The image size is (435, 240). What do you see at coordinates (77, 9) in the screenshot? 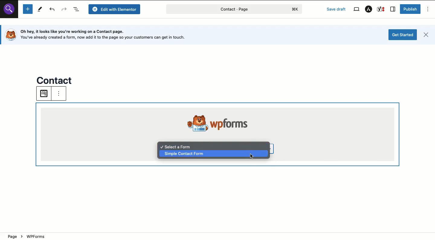
I see `Document overview` at bounding box center [77, 9].